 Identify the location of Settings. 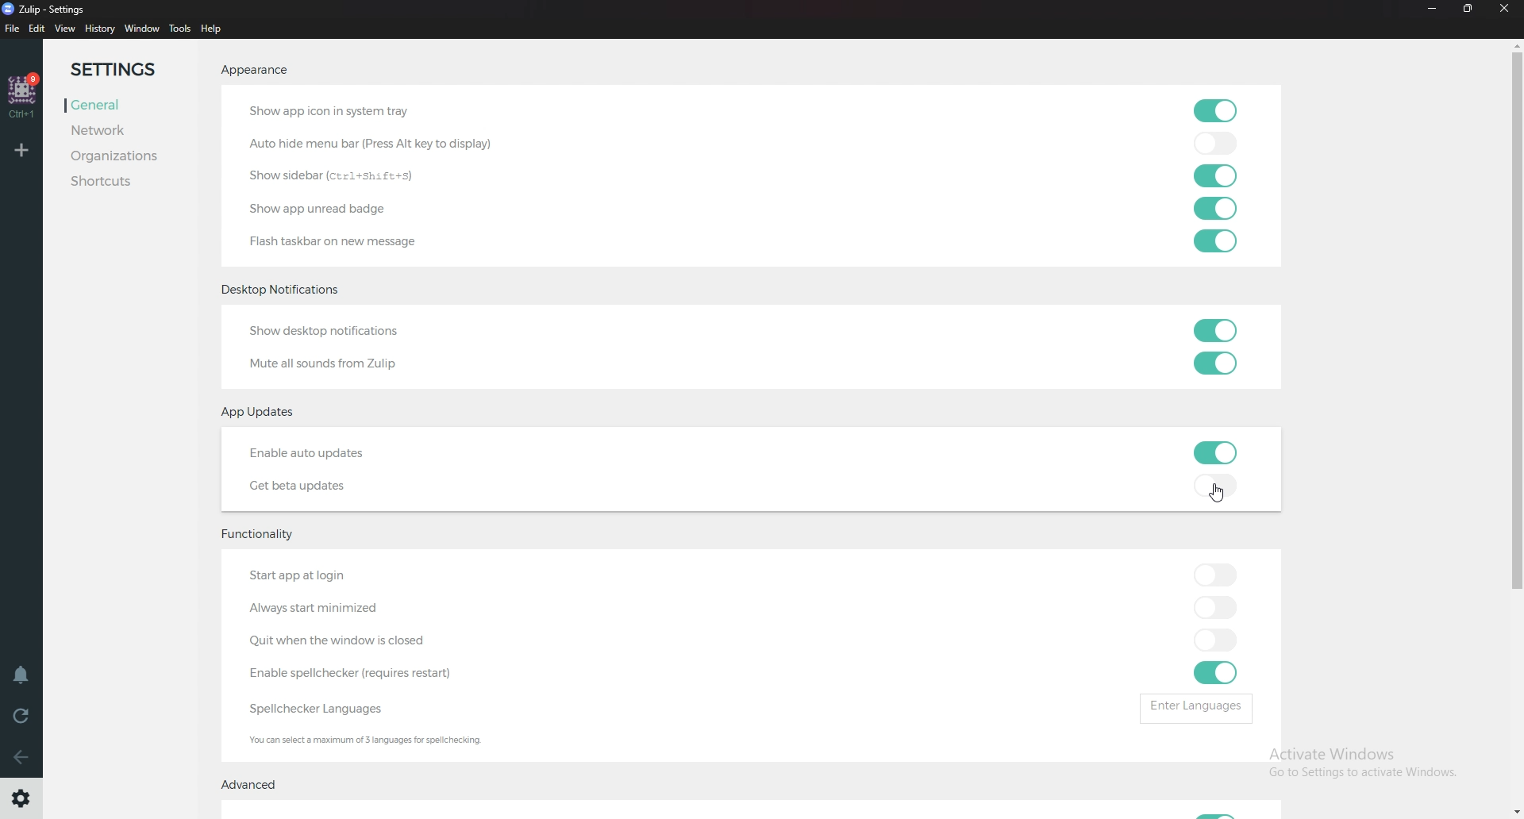
(19, 801).